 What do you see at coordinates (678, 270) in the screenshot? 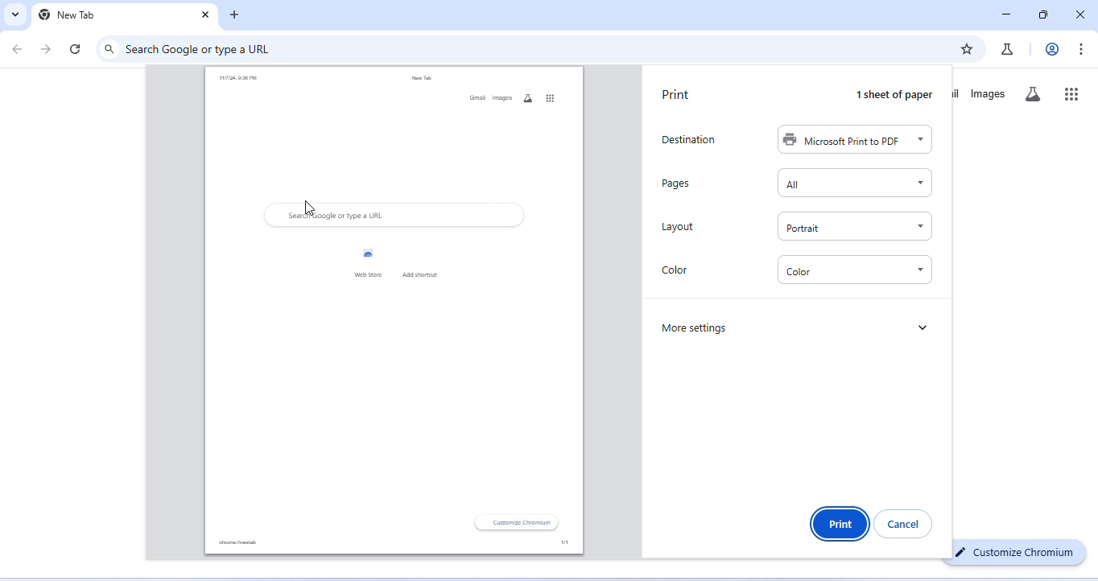
I see `color` at bounding box center [678, 270].